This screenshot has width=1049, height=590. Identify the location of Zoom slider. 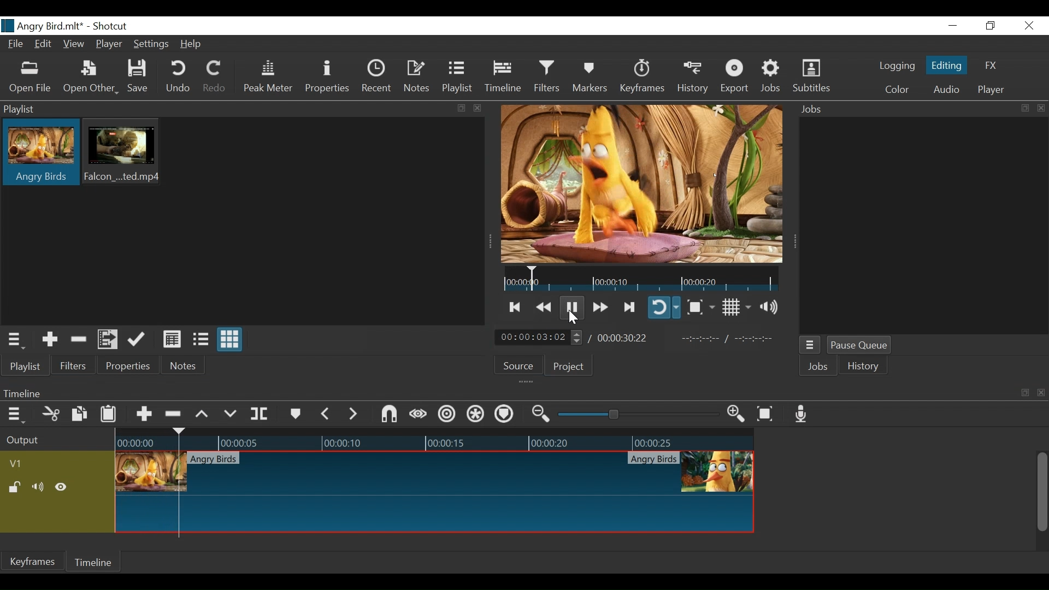
(637, 416).